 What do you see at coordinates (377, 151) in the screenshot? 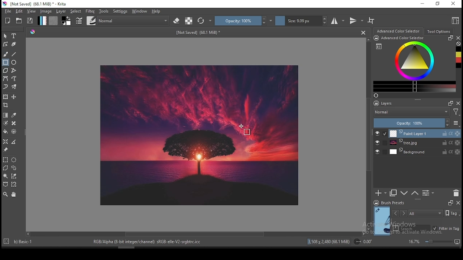
I see `layer visibility on/off` at bounding box center [377, 151].